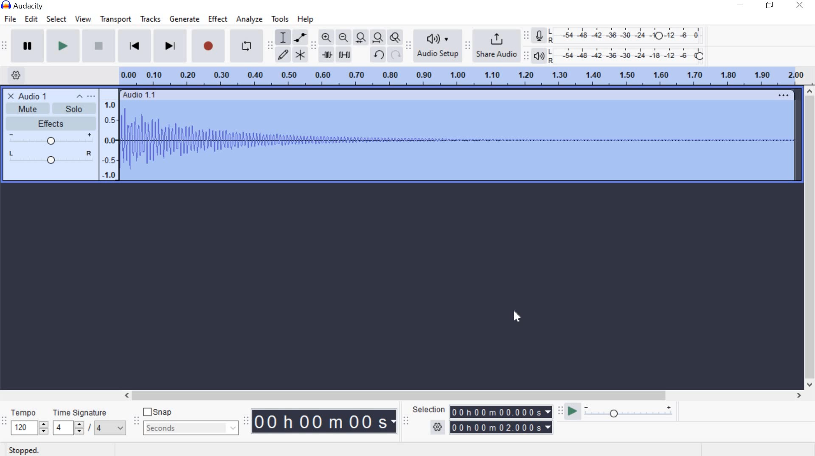  I want to click on analyze, so click(250, 20).